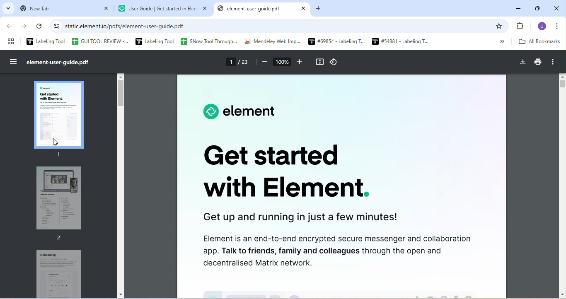  I want to click on download, so click(522, 62).